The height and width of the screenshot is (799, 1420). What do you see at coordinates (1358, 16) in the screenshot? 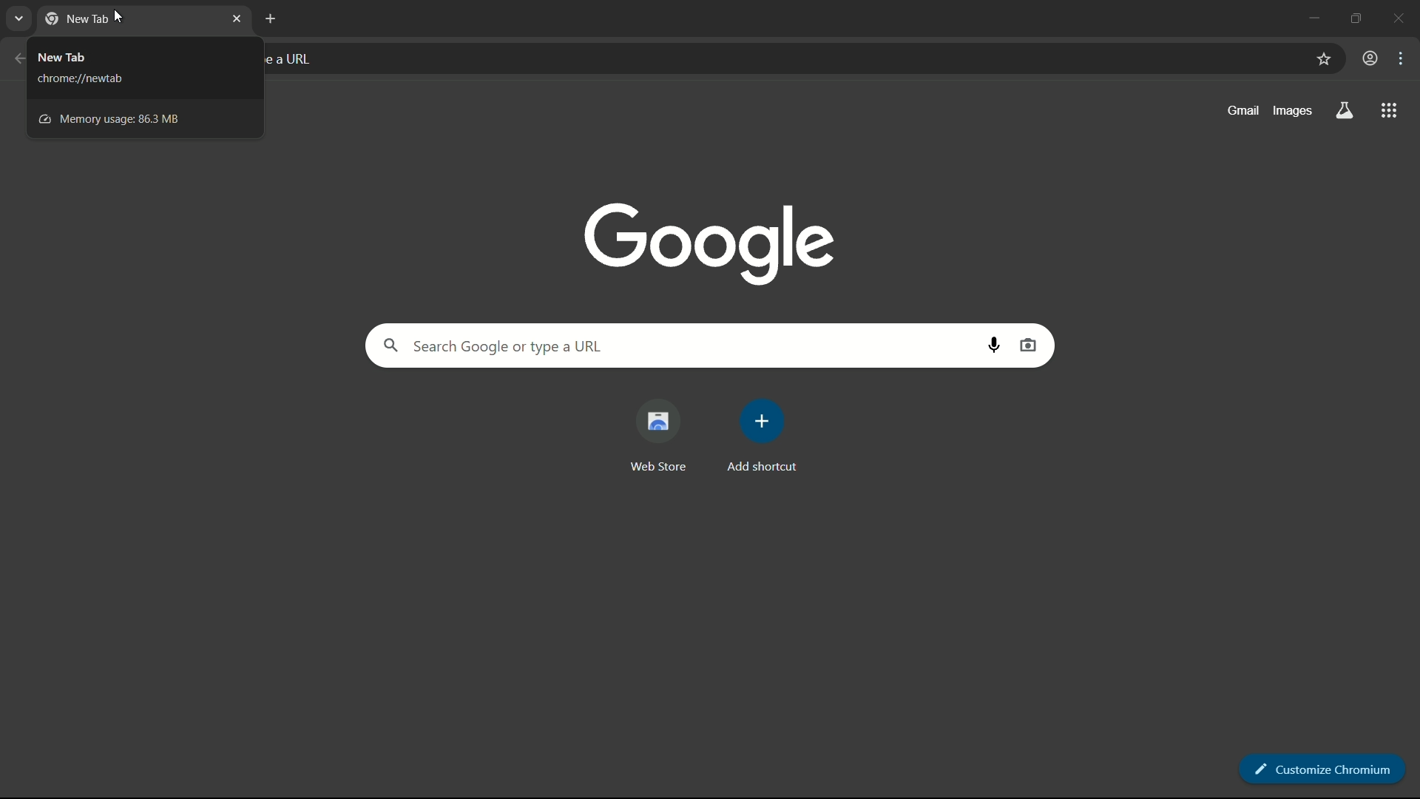
I see `maximize or restore` at bounding box center [1358, 16].